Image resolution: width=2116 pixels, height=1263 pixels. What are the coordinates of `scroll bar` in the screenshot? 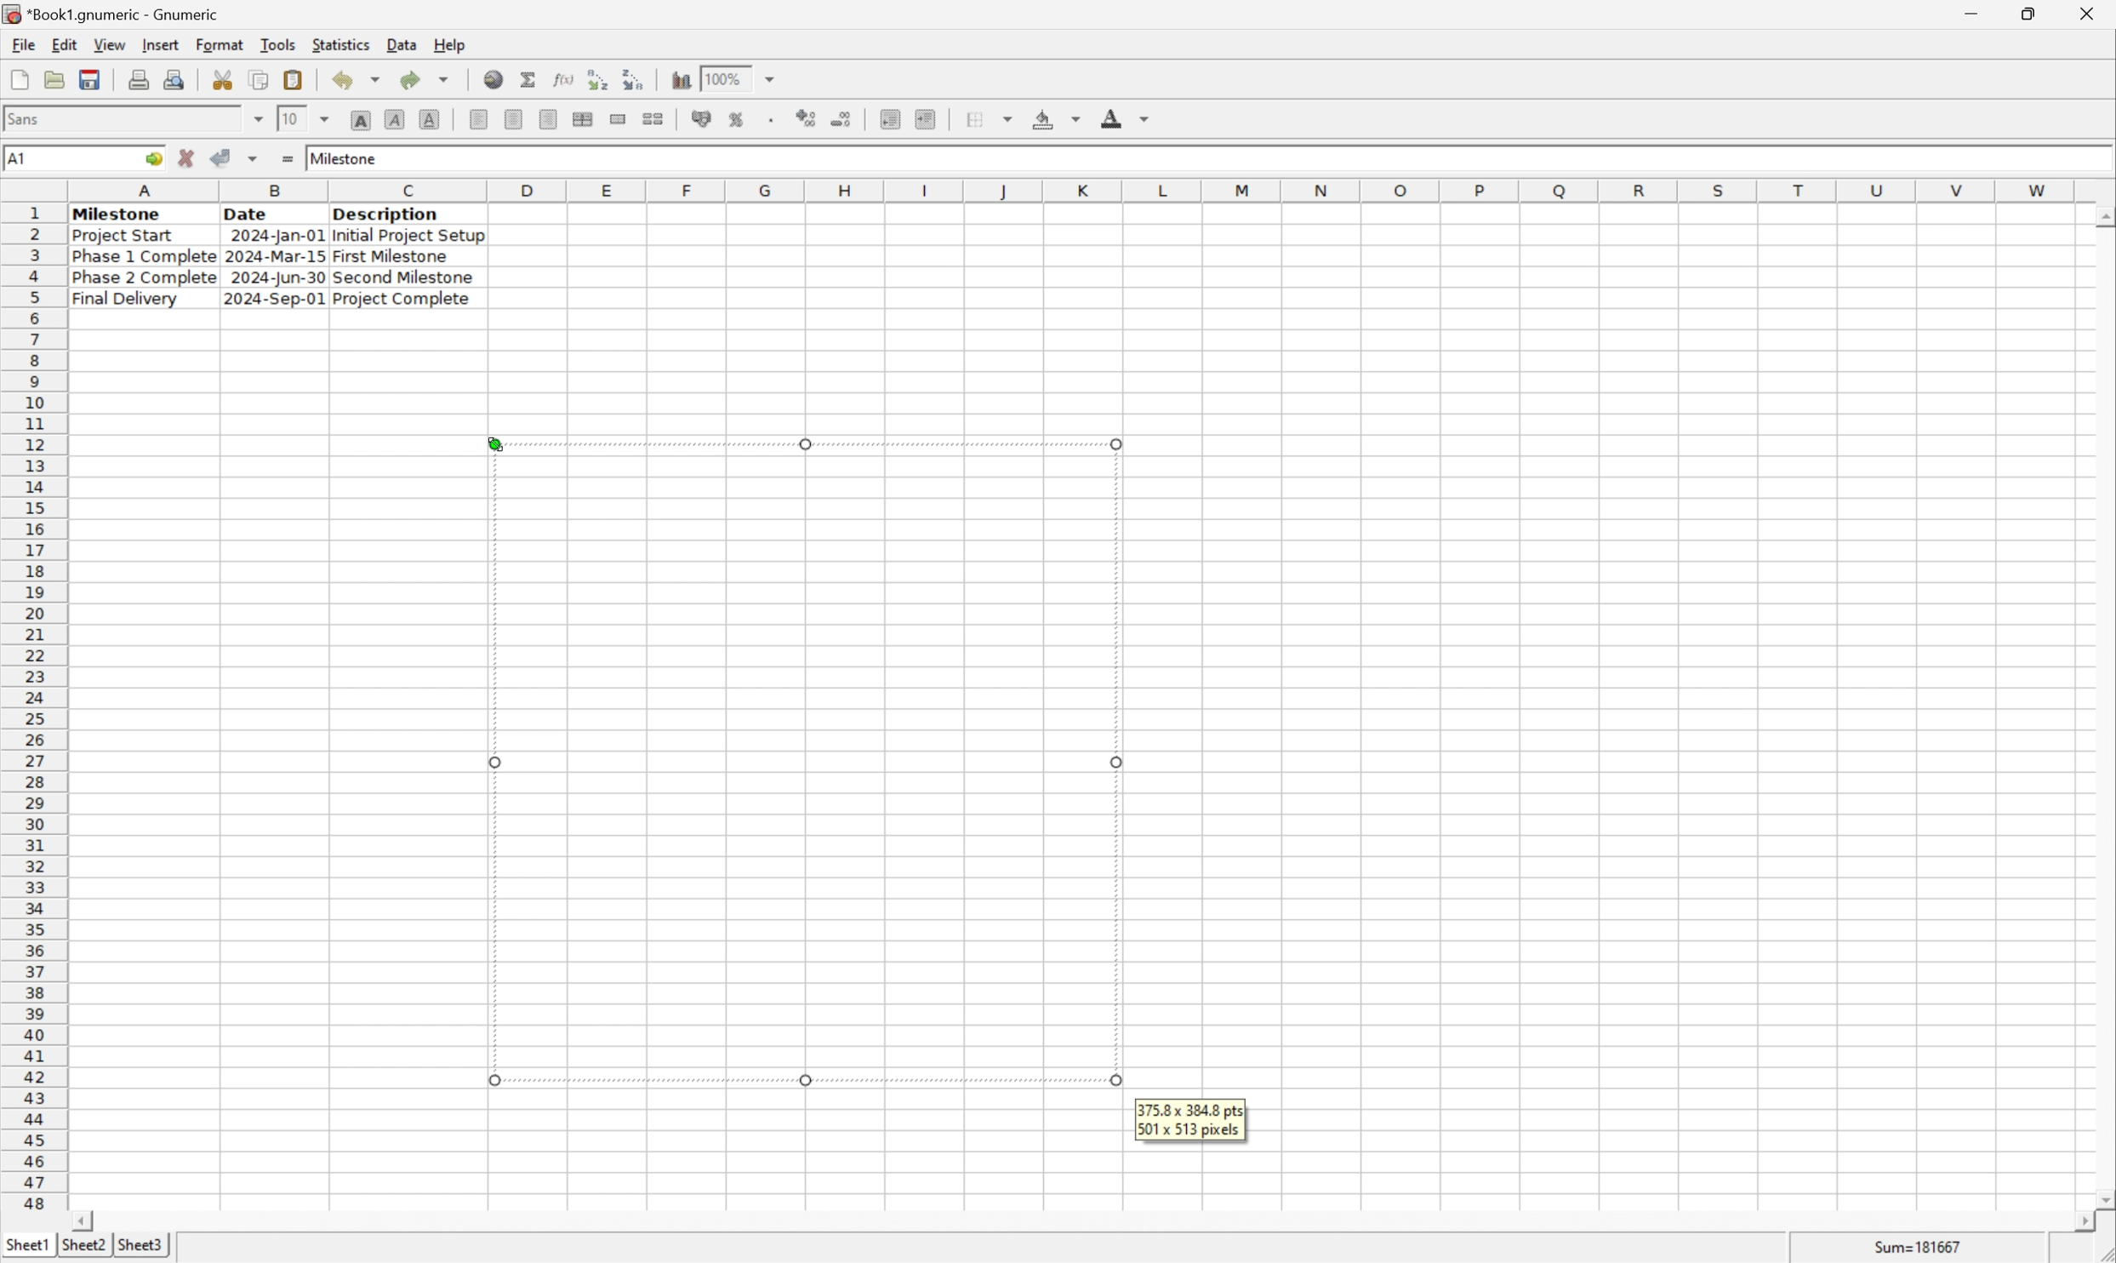 It's located at (1082, 1221).